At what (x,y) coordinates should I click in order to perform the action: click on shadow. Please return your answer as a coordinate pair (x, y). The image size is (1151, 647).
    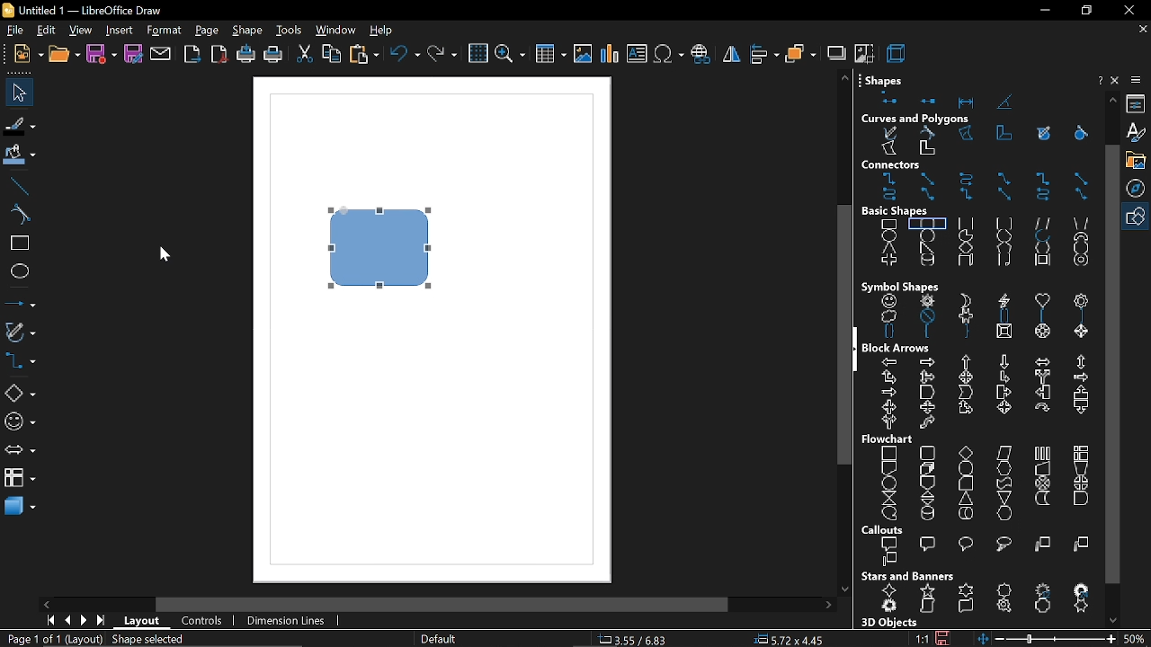
    Looking at the image, I should click on (835, 52).